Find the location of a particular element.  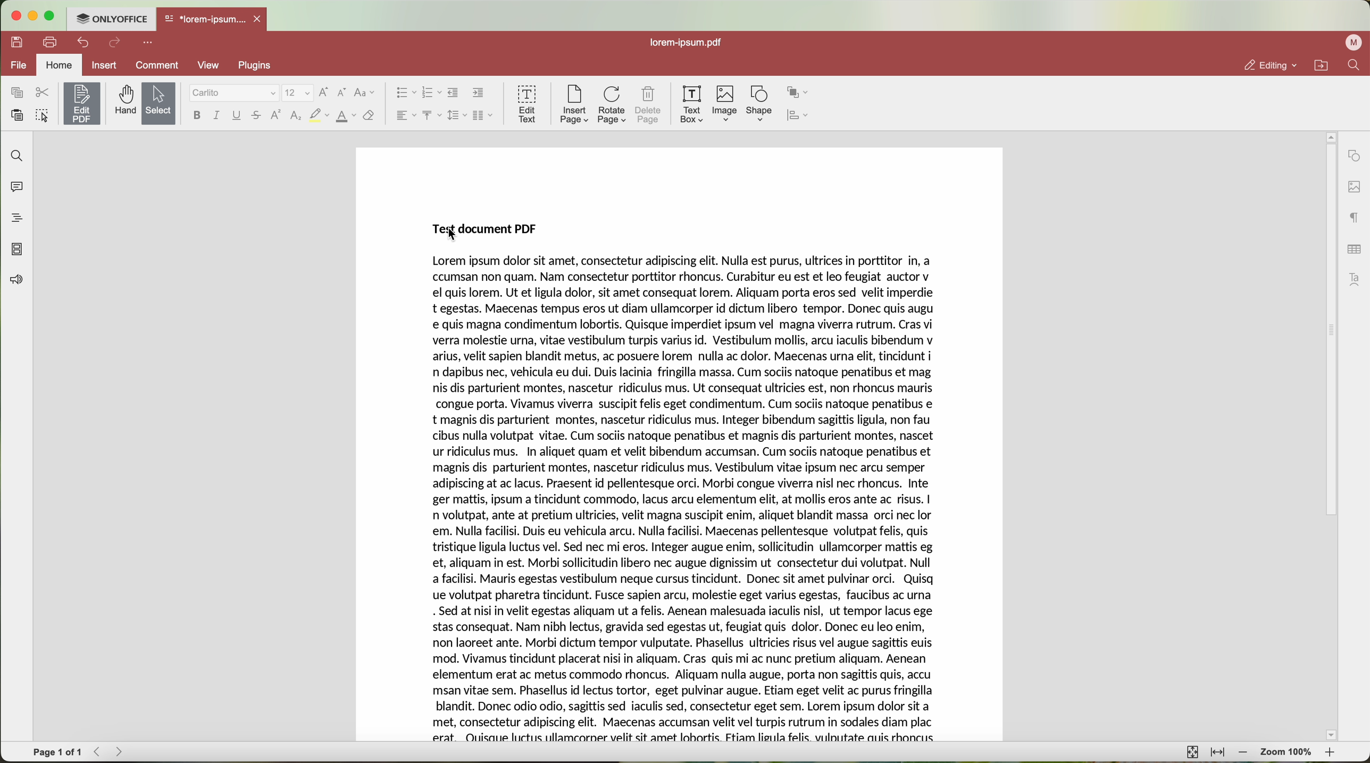

Test document PDF is located at coordinates (485, 227).